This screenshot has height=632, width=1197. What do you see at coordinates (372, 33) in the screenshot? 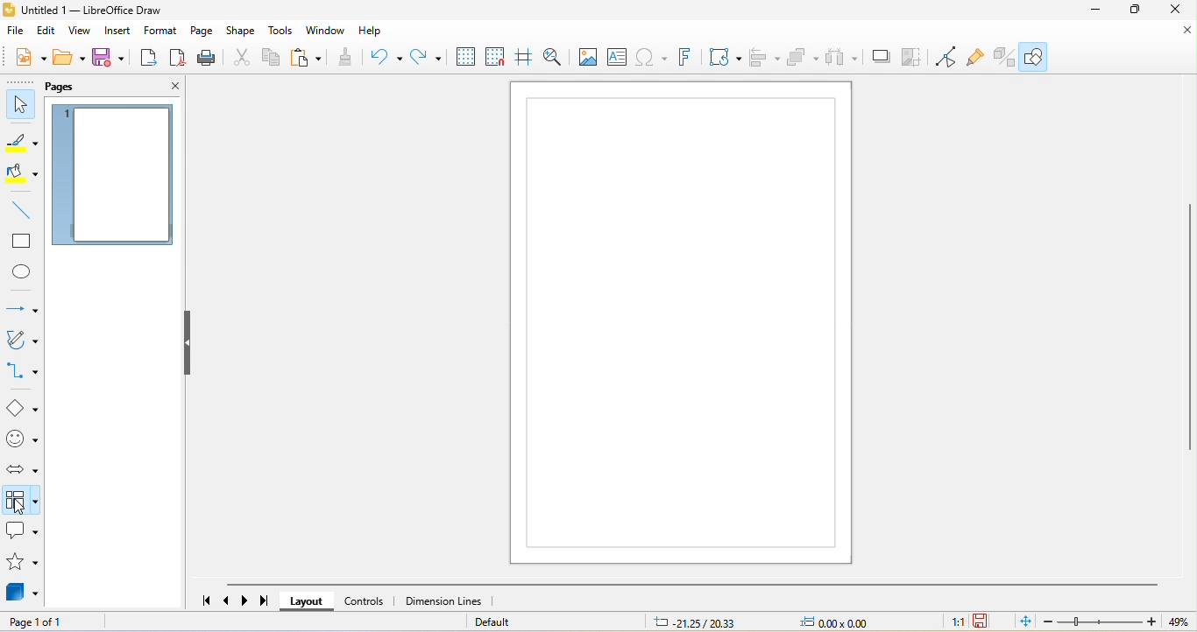
I see `help` at bounding box center [372, 33].